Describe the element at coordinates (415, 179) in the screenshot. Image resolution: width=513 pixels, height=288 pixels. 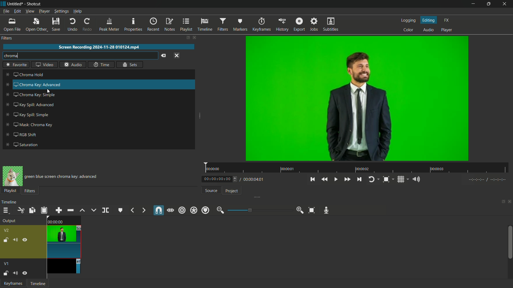
I see `show volume control` at that location.